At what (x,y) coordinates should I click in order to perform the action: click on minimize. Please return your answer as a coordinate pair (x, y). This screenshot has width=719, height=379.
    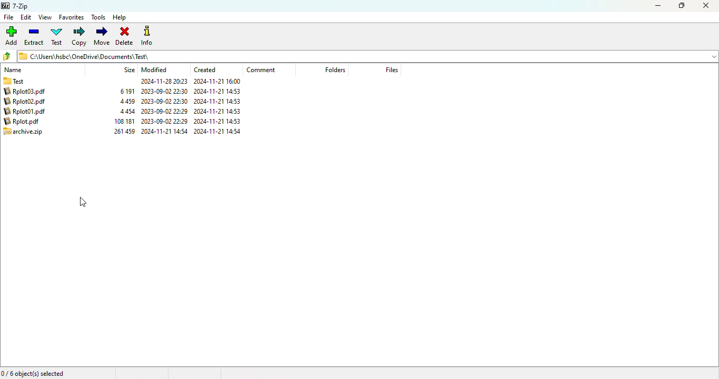
    Looking at the image, I should click on (658, 6).